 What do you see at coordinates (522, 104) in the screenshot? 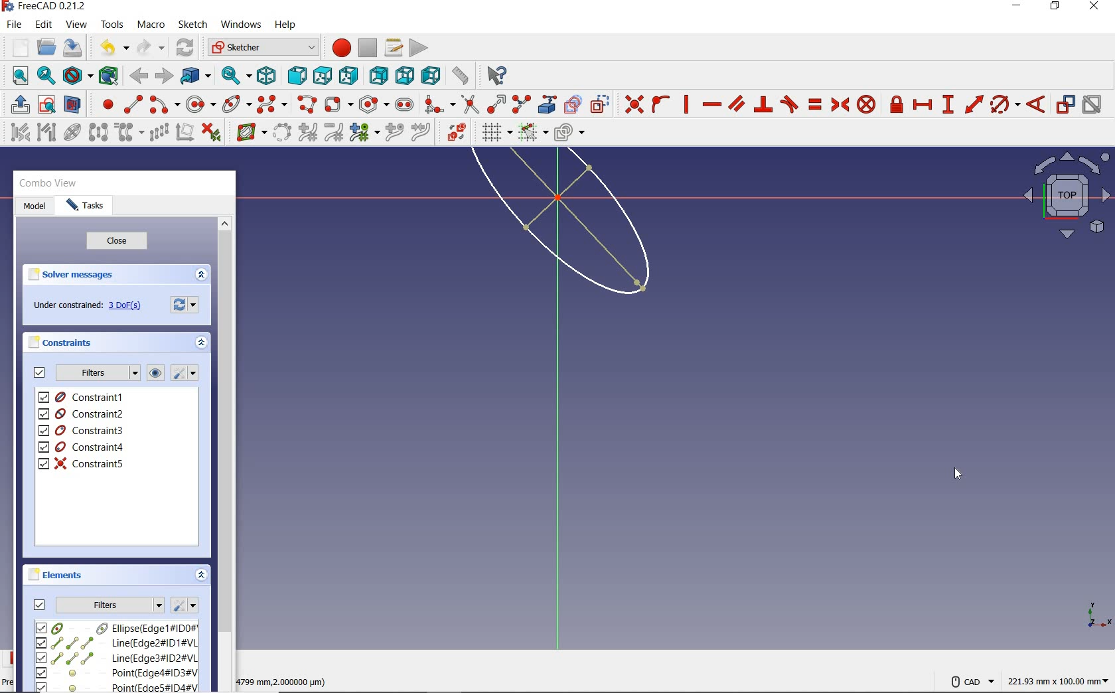
I see `split edge` at bounding box center [522, 104].